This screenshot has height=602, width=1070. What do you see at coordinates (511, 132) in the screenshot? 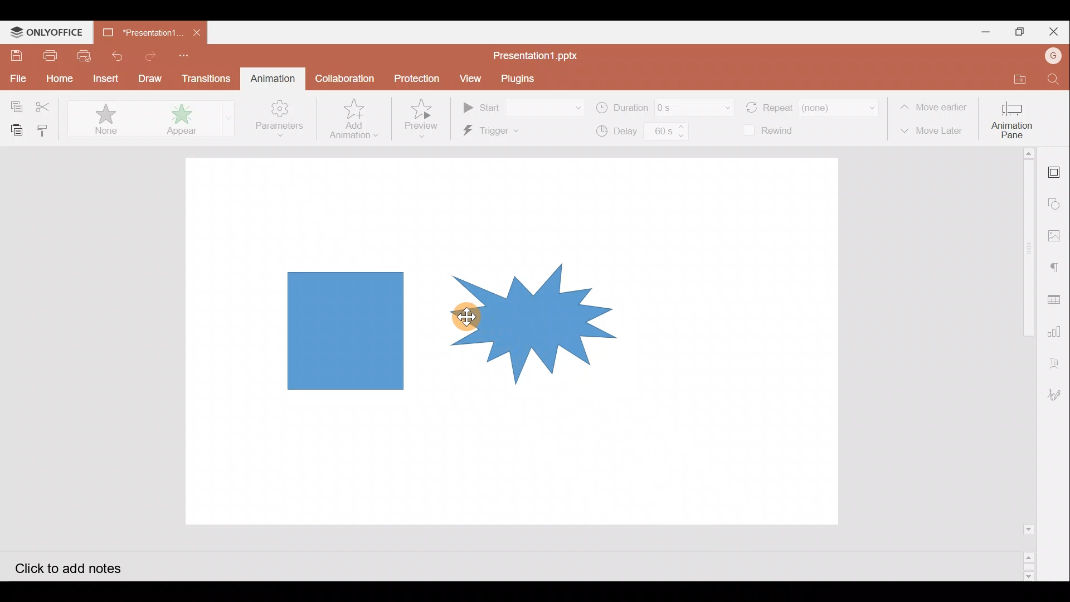
I see `Trigger` at bounding box center [511, 132].